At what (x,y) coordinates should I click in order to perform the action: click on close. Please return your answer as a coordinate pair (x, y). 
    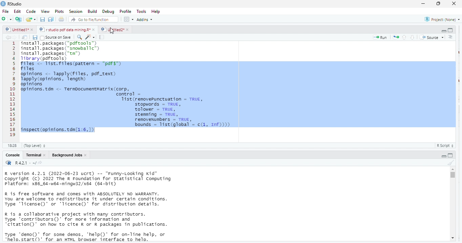
    Looking at the image, I should click on (127, 29).